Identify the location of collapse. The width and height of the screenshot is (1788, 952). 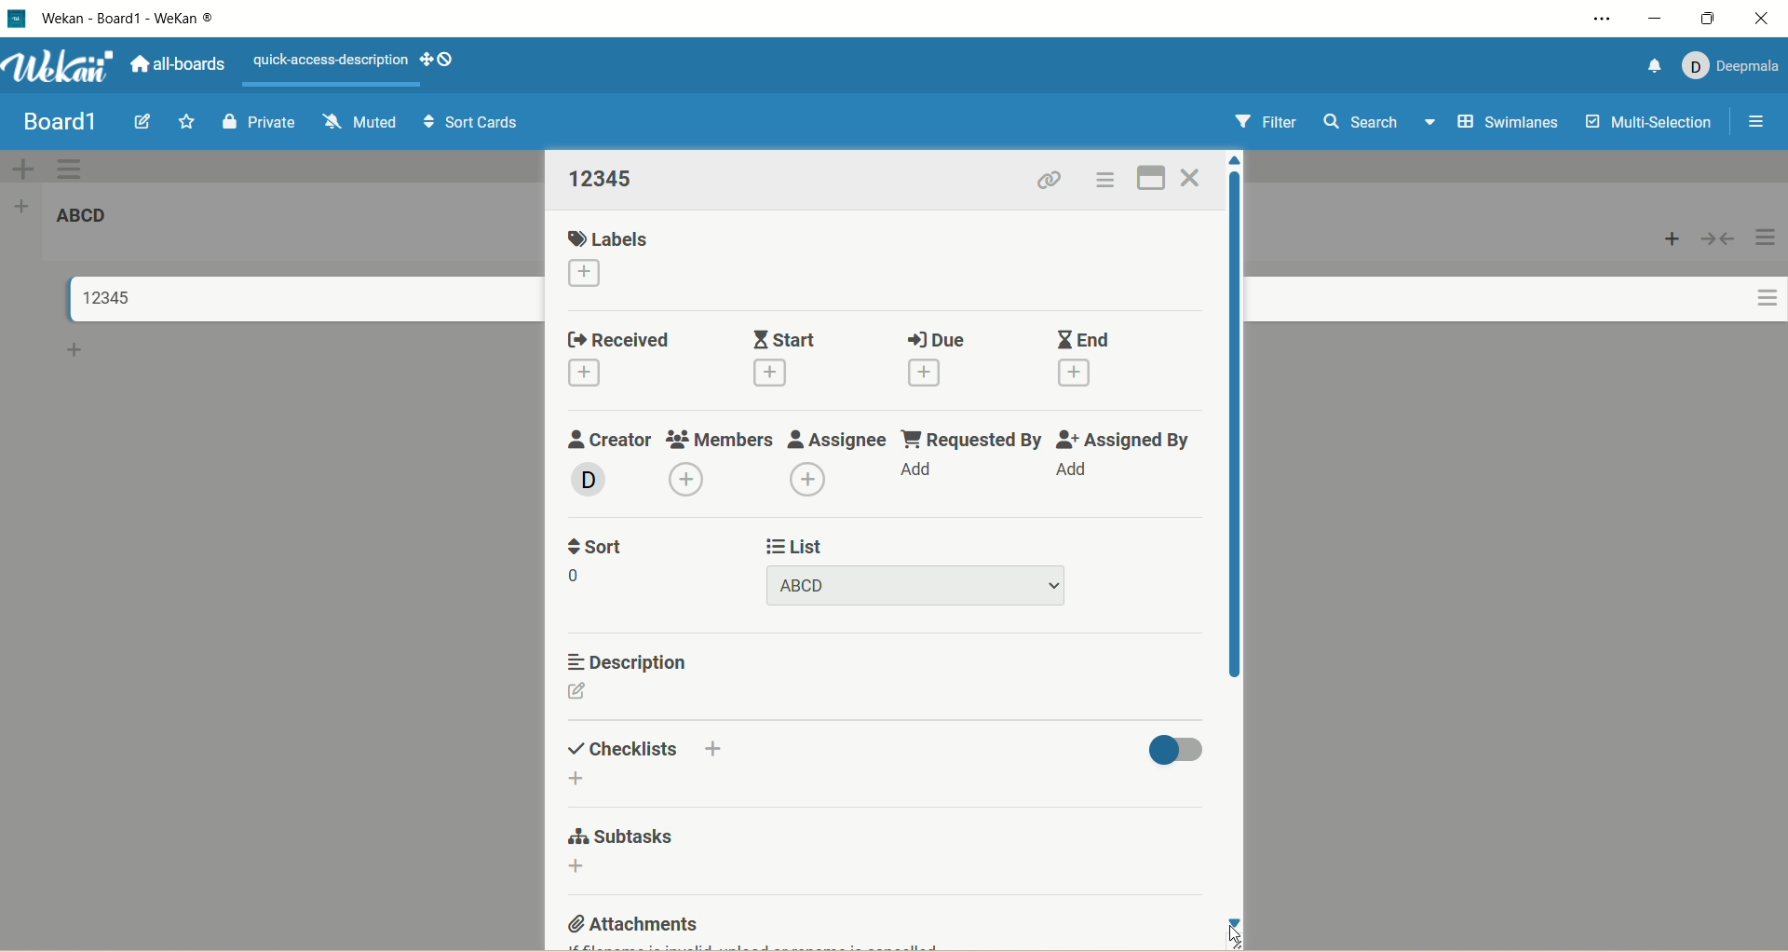
(1716, 239).